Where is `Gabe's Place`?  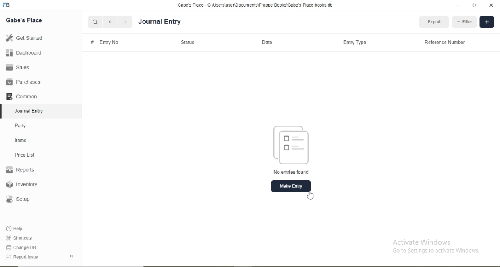
Gabe's Place is located at coordinates (24, 20).